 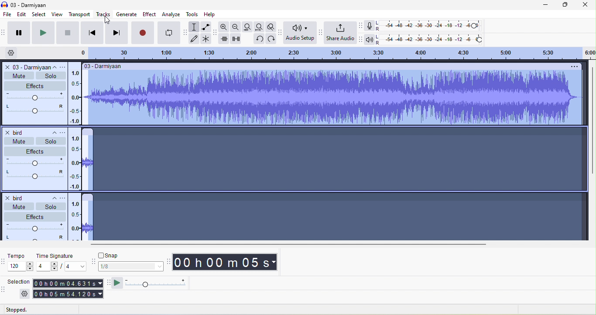 I want to click on tools, so click(x=192, y=14).